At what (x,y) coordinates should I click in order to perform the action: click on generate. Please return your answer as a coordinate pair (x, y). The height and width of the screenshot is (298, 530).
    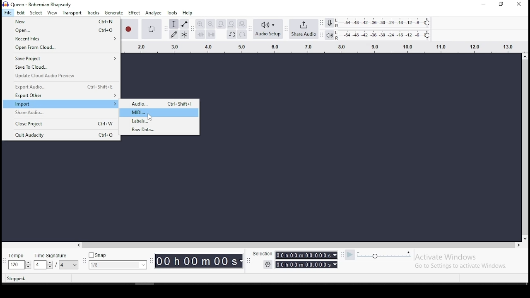
    Looking at the image, I should click on (114, 13).